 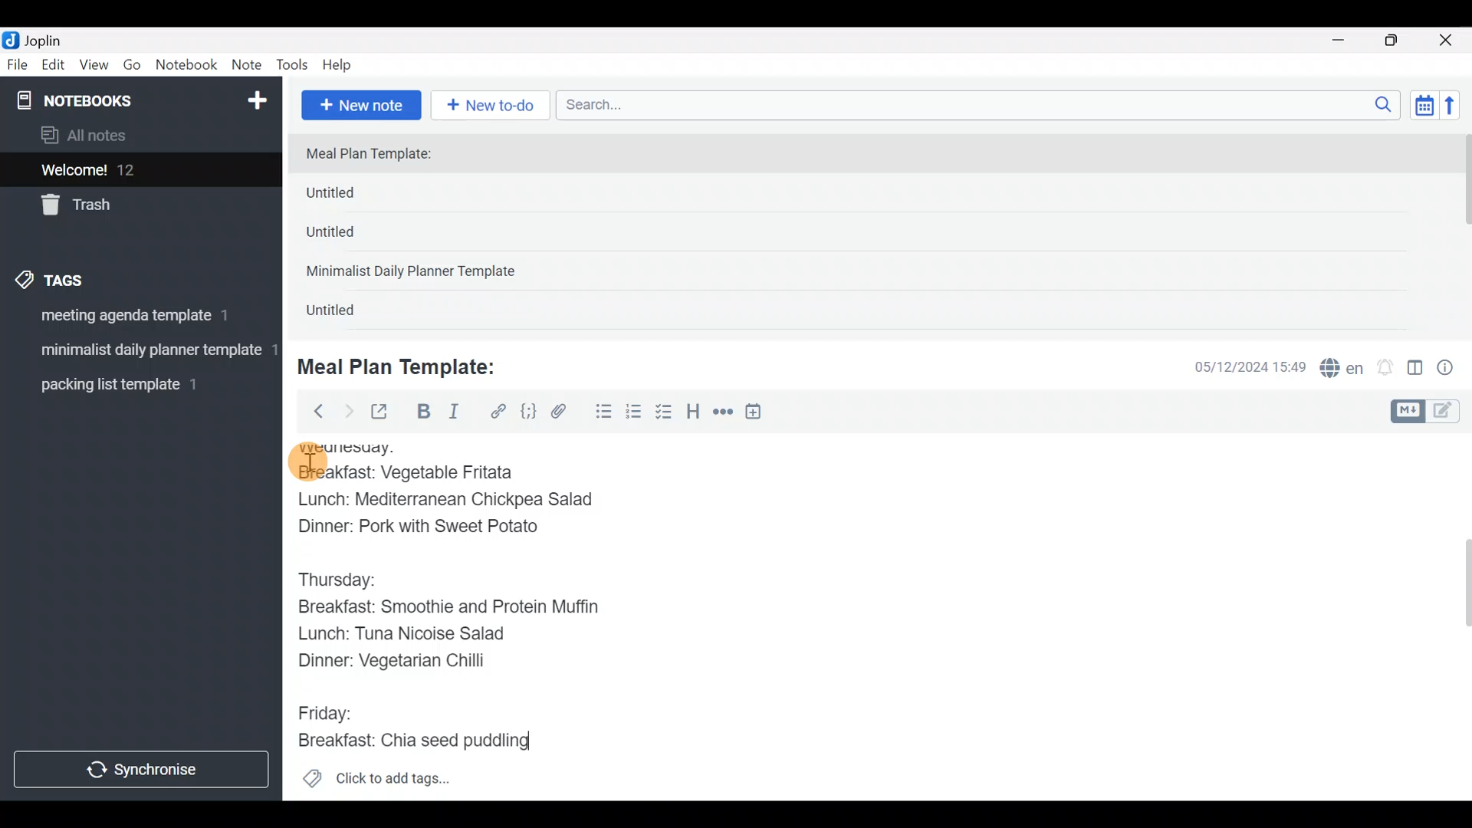 I want to click on All notes, so click(x=137, y=136).